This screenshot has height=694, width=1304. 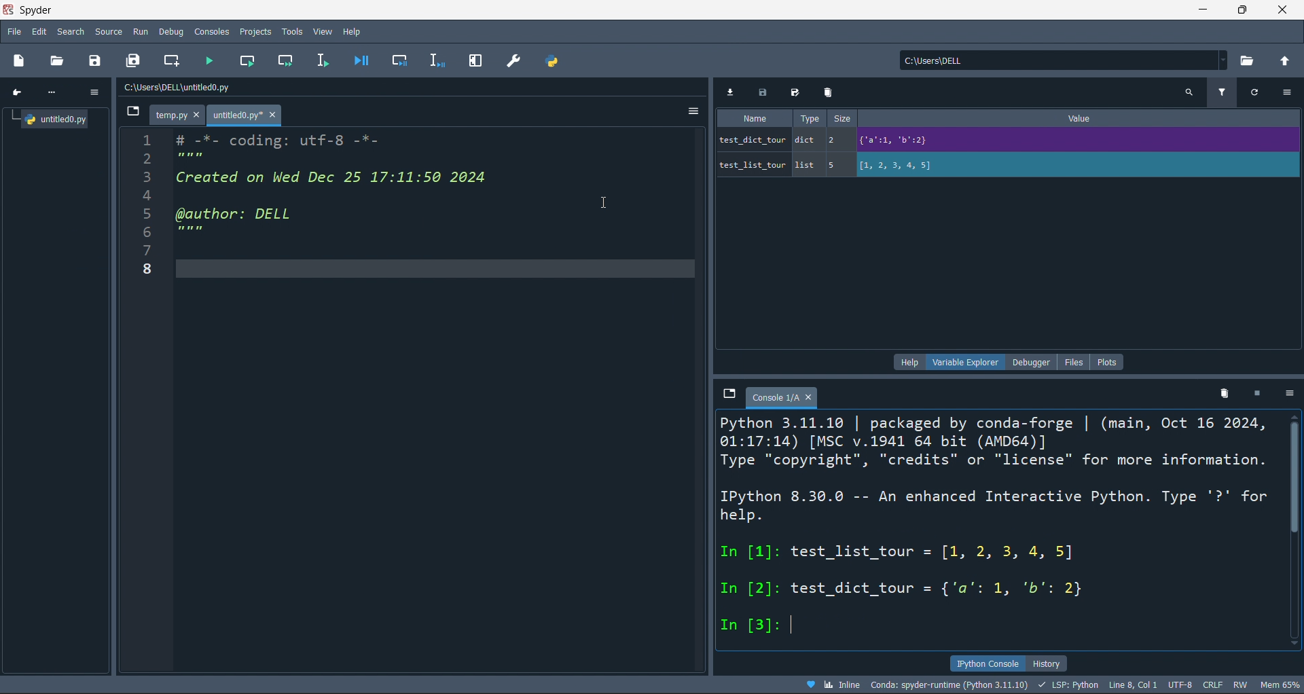 I want to click on temp.py, so click(x=180, y=116).